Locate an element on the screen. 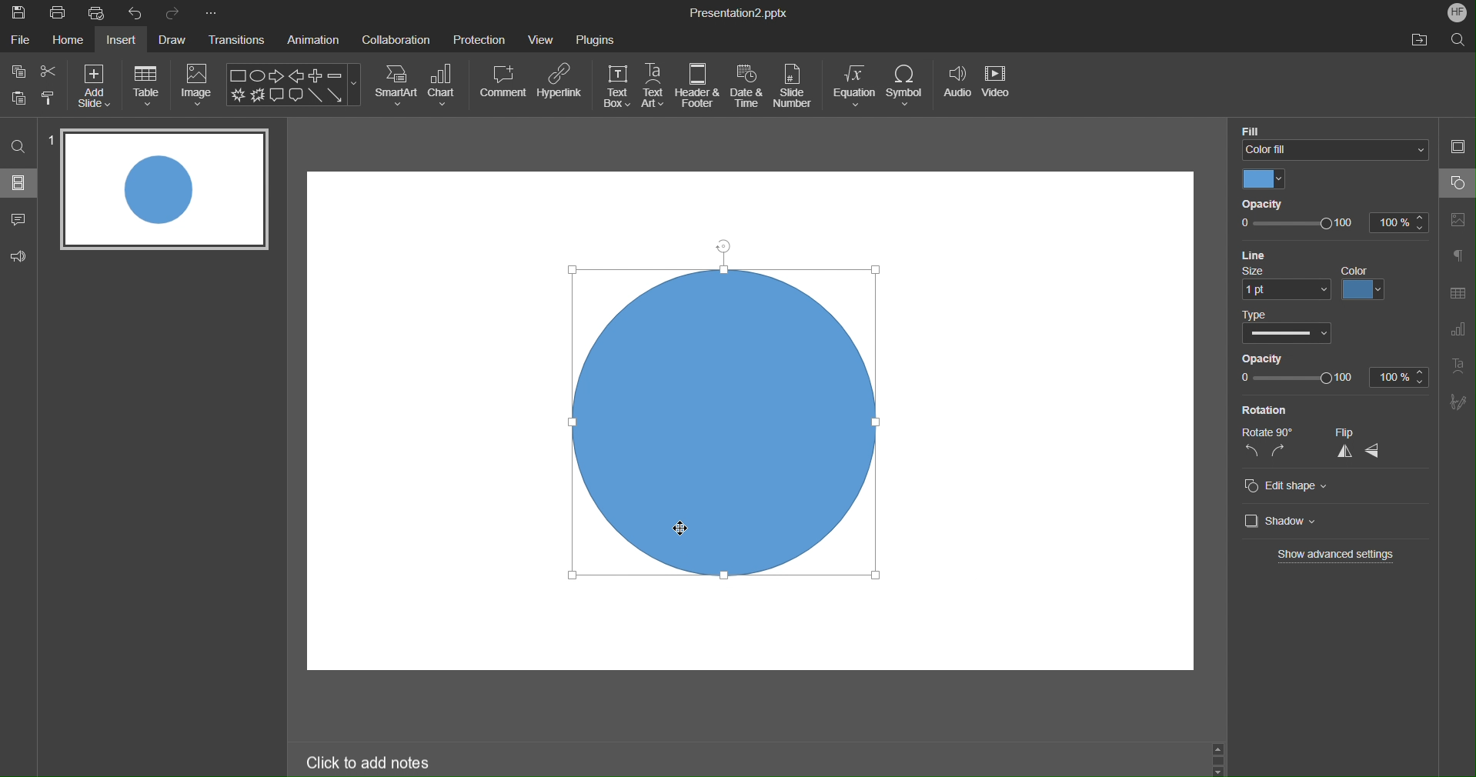  Sildes is located at coordinates (20, 182).